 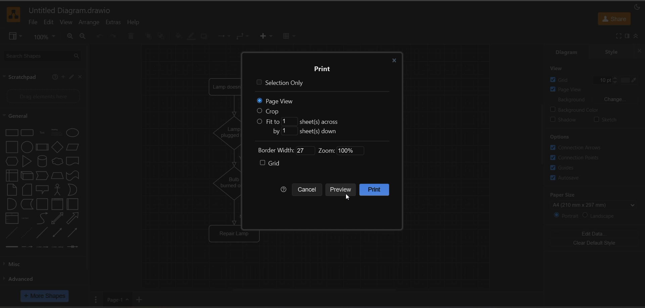 I want to click on table, so click(x=288, y=36).